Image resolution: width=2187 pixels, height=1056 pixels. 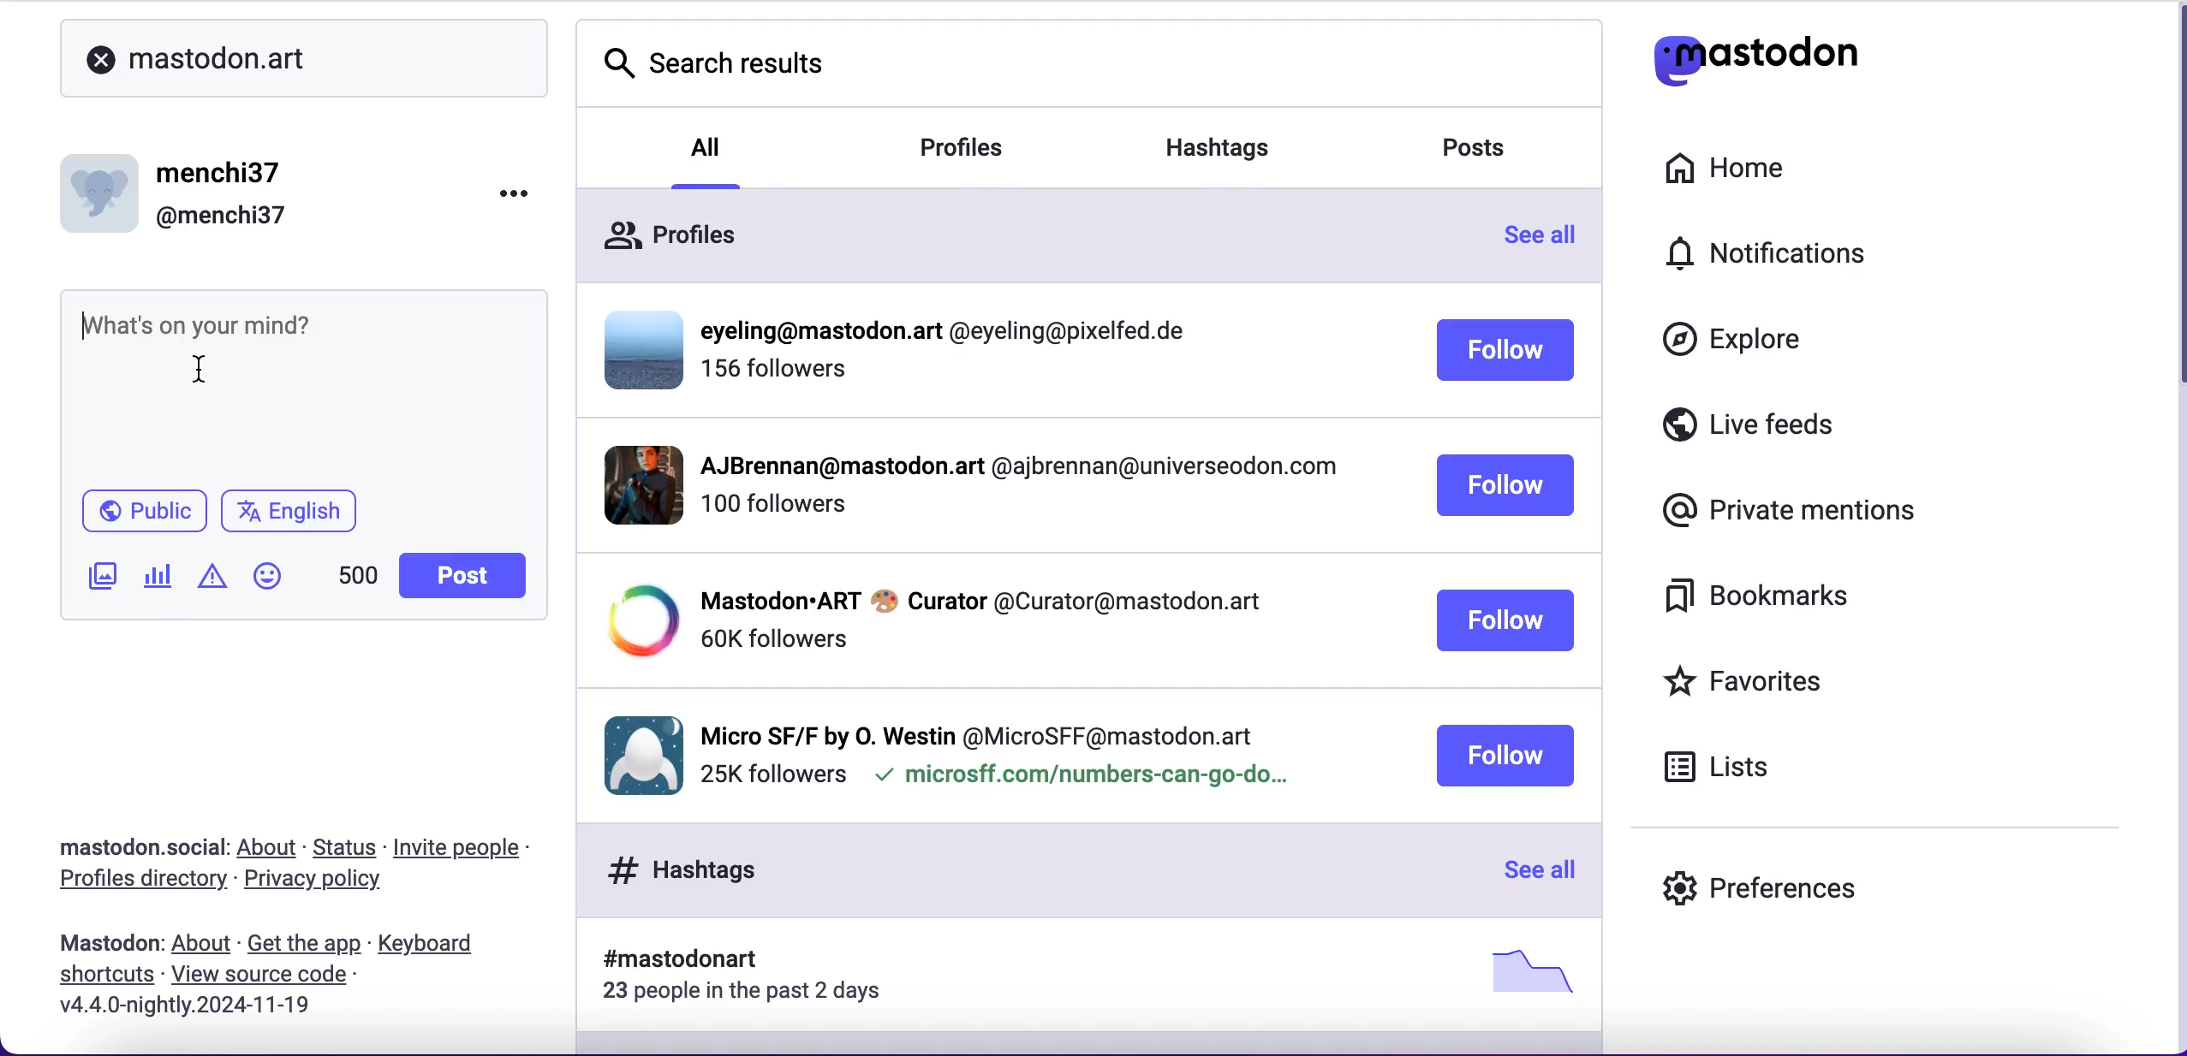 I want to click on @menchi37, so click(x=222, y=217).